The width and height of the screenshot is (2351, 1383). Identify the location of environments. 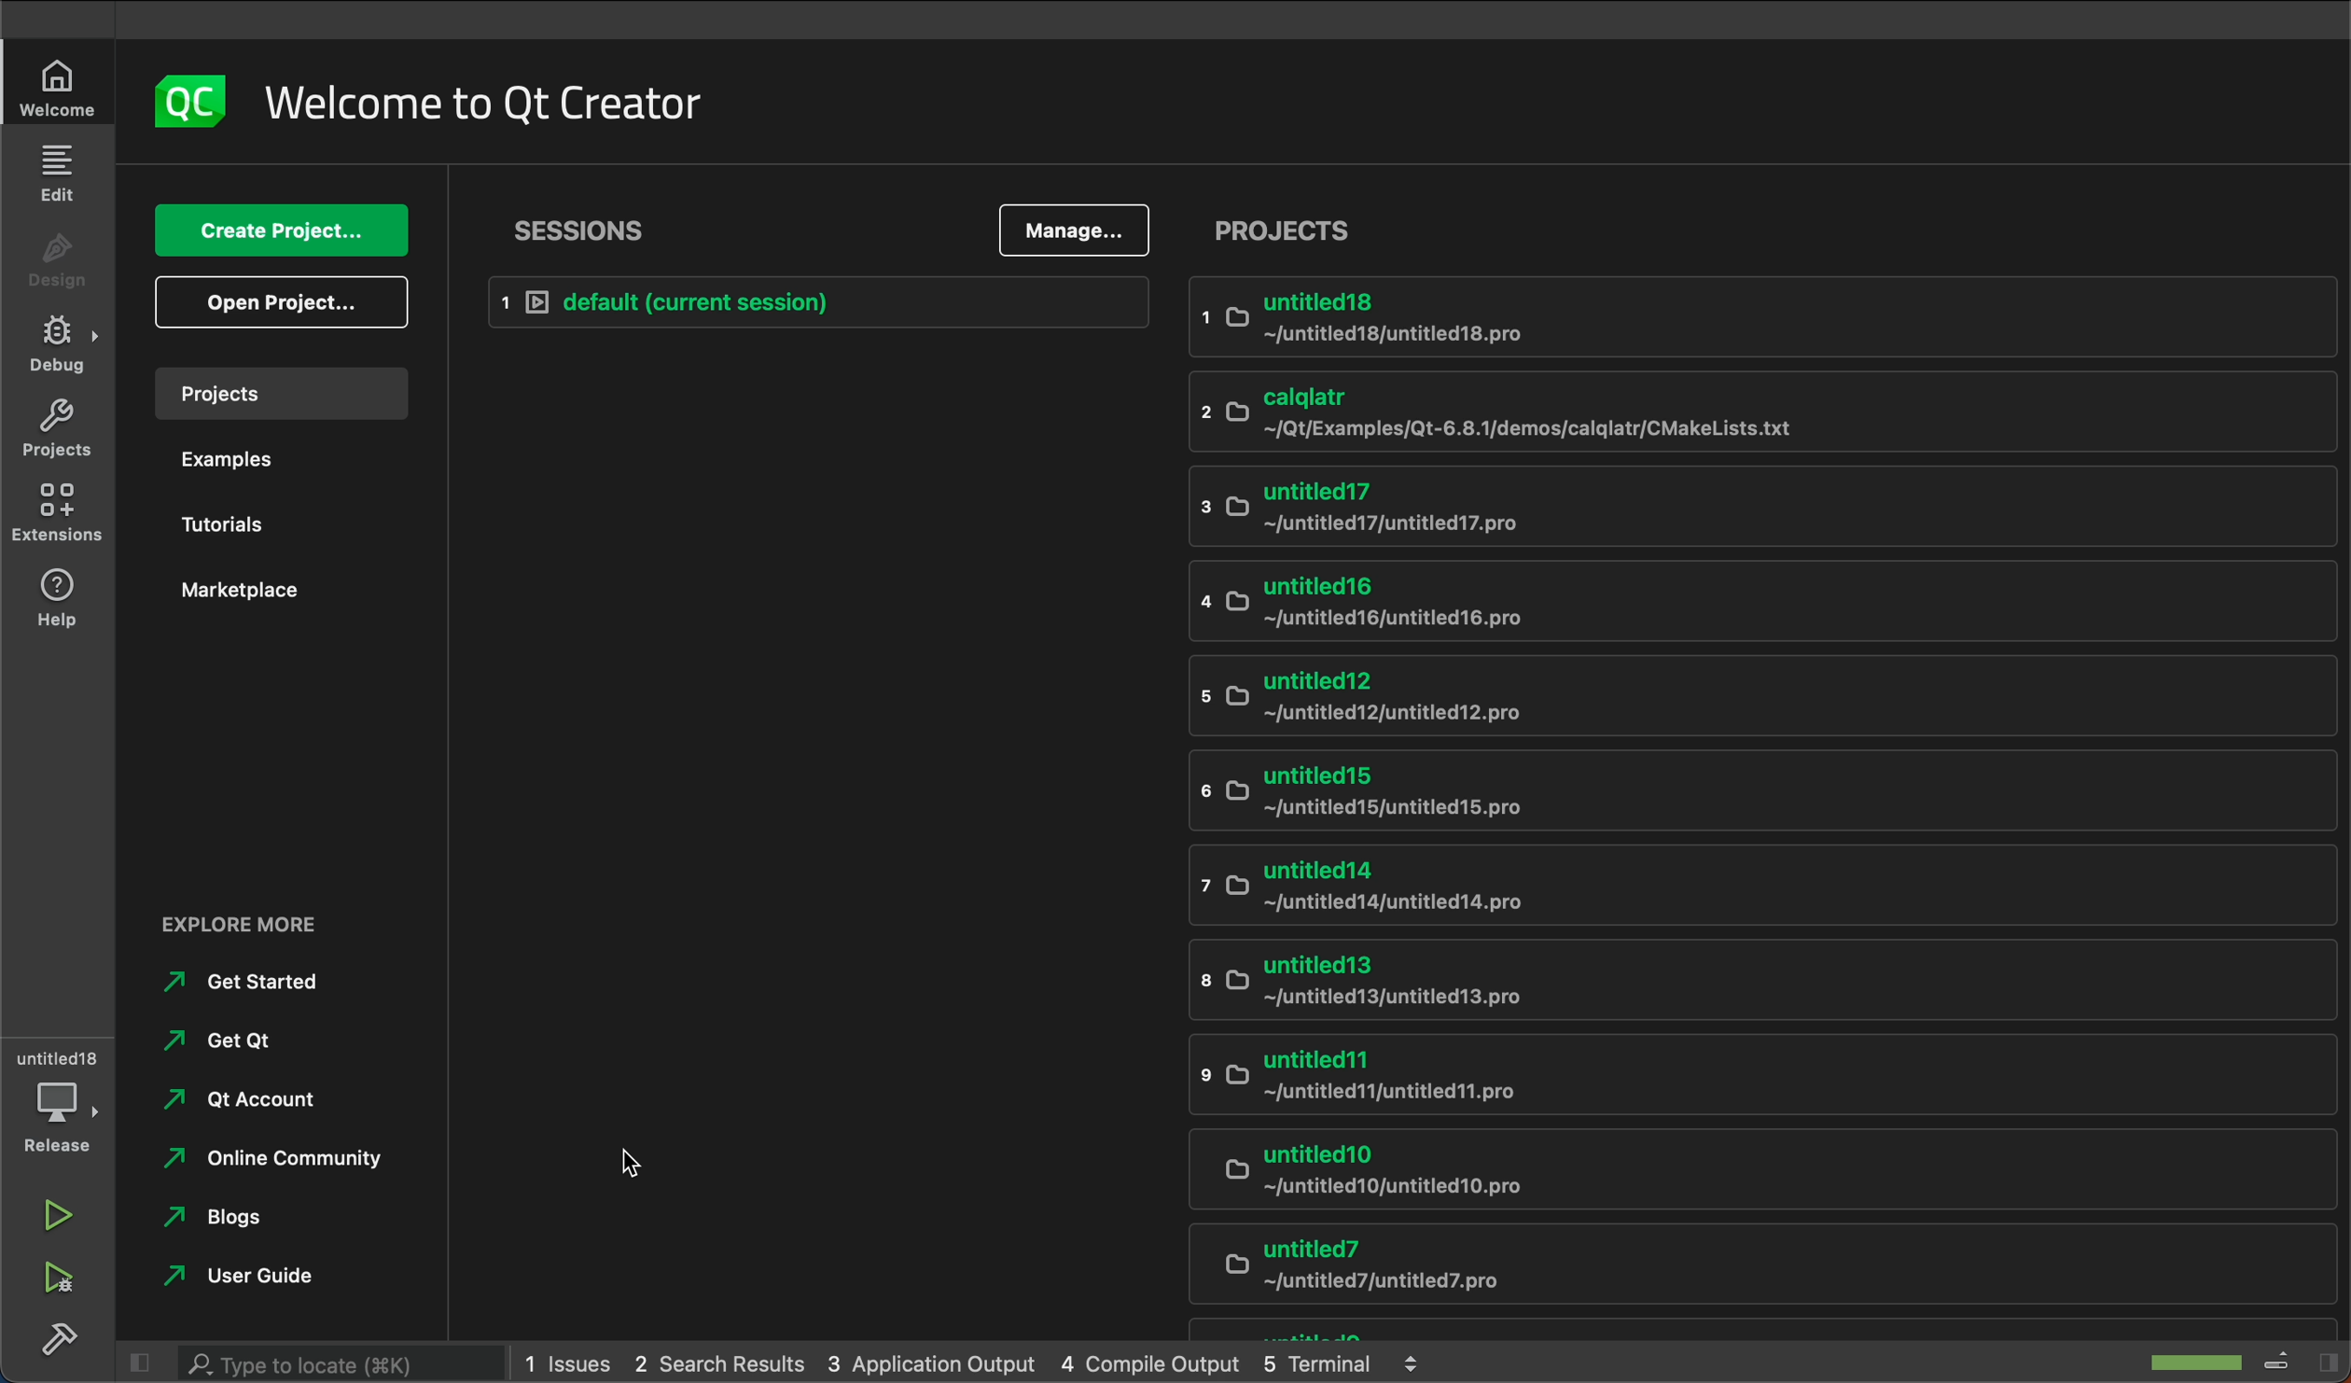
(58, 516).